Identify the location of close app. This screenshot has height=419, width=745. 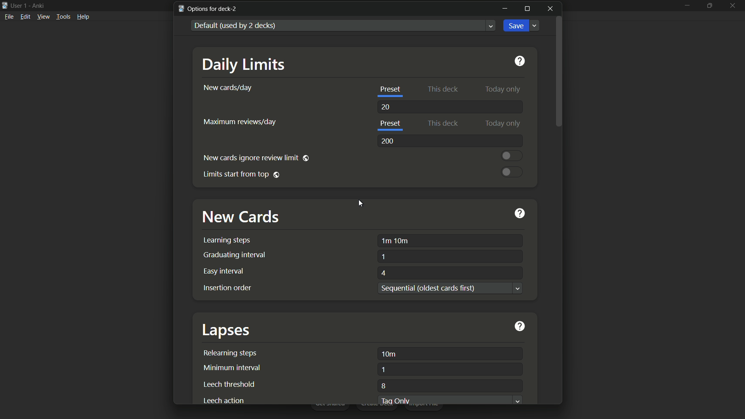
(735, 5).